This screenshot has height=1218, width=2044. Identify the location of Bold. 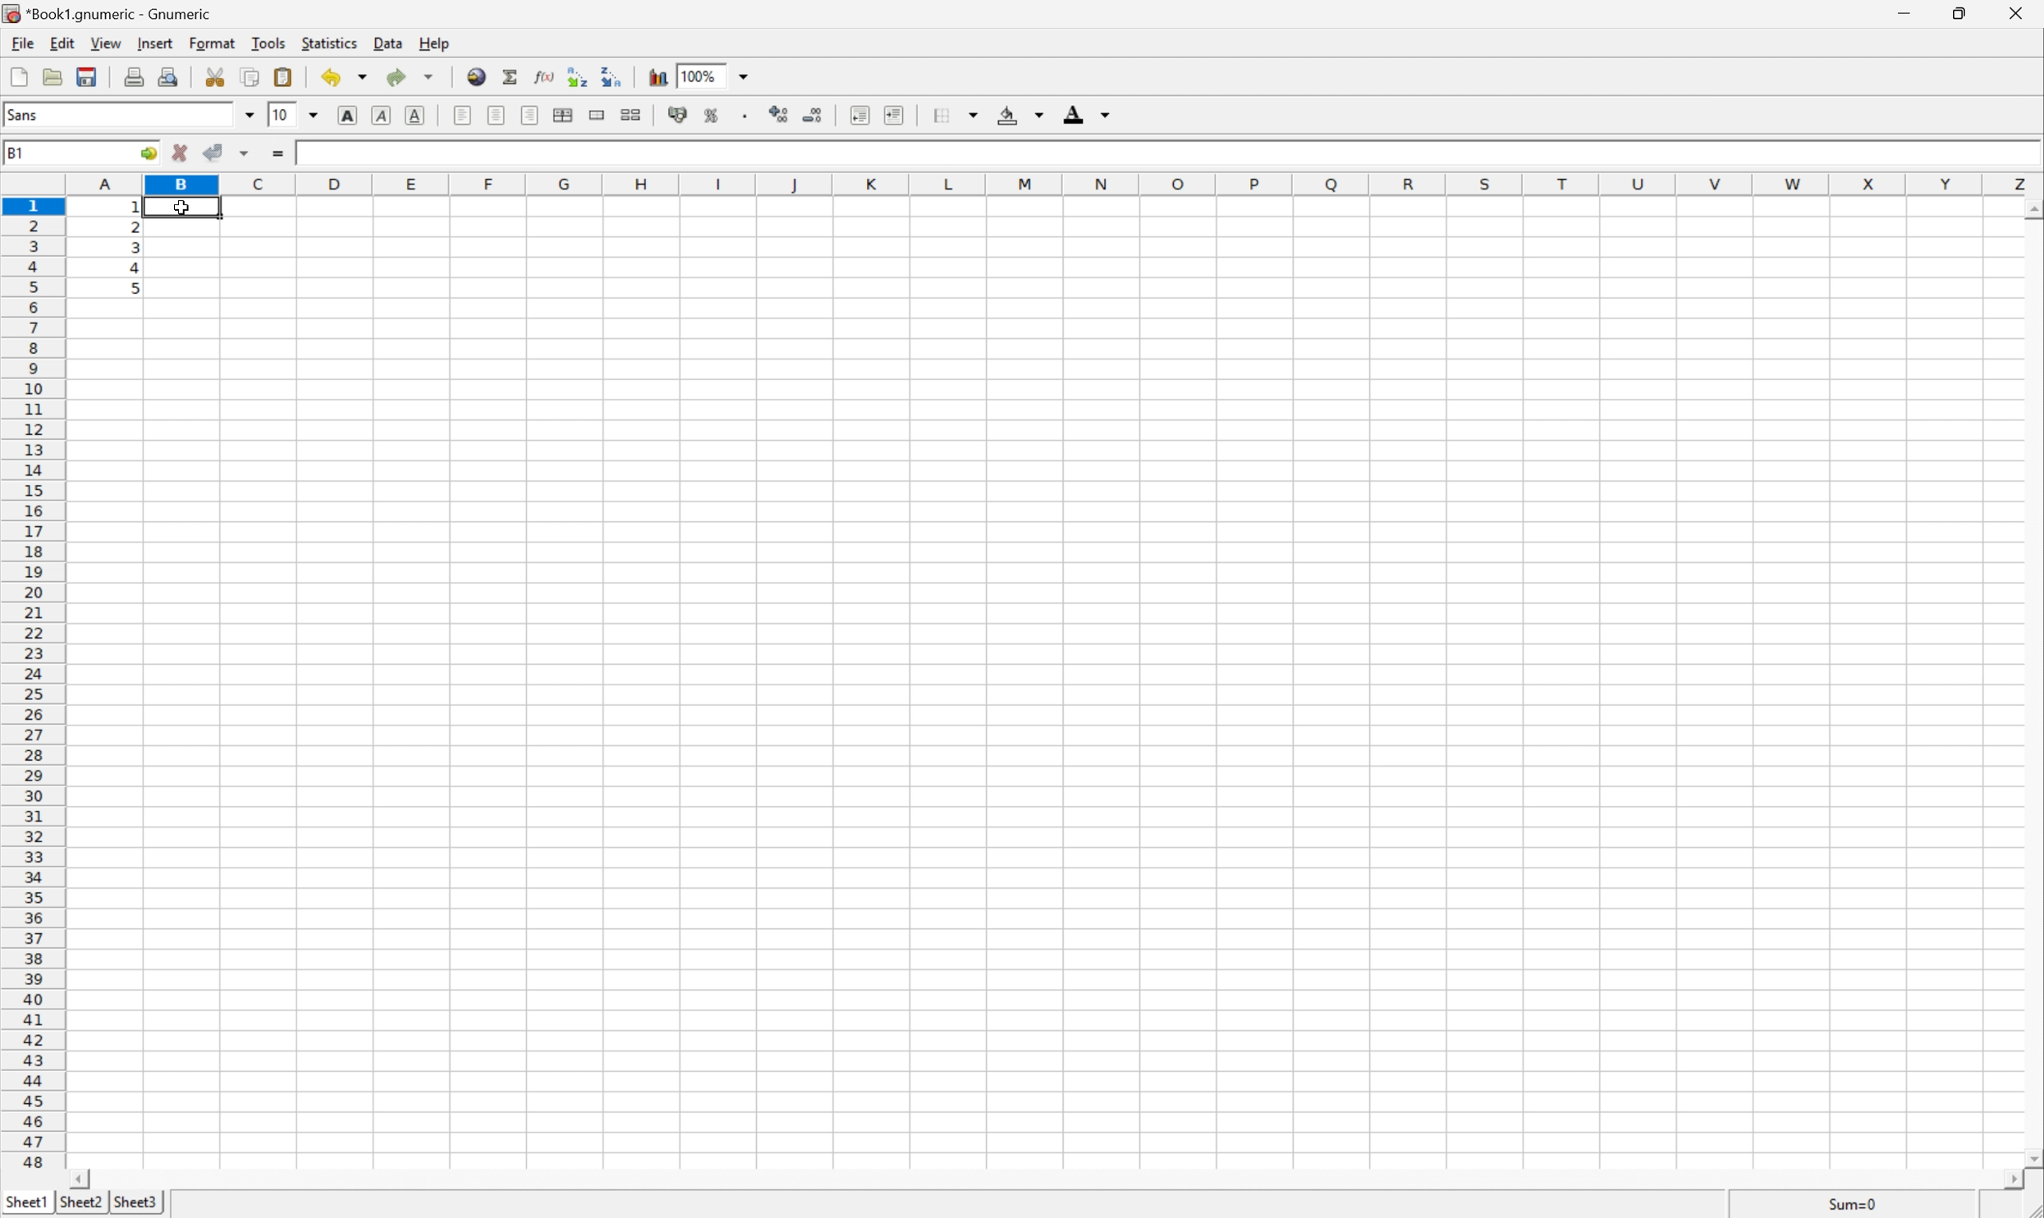
(346, 113).